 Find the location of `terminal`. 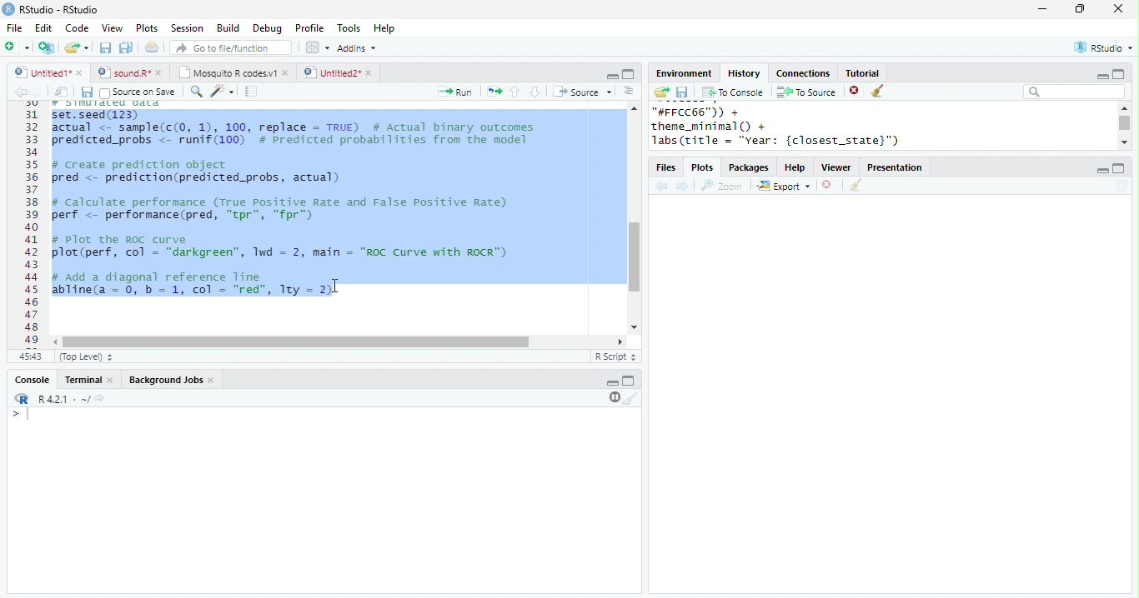

terminal is located at coordinates (81, 381).